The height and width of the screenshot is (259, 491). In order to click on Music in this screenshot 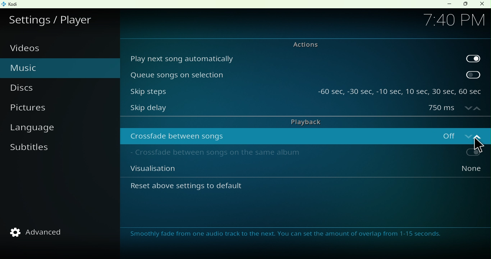, I will do `click(40, 67)`.